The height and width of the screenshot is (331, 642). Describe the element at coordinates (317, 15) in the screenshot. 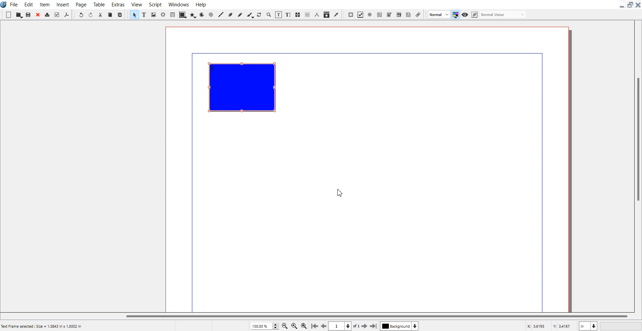

I see `Measurement` at that location.